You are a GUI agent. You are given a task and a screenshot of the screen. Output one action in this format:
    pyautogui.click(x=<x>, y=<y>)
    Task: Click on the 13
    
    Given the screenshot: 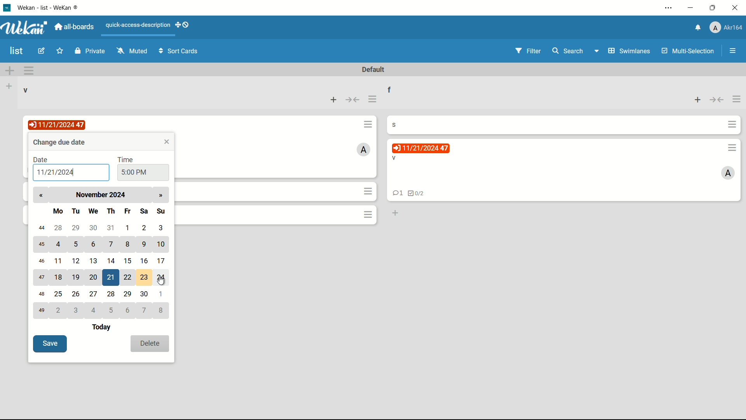 What is the action you would take?
    pyautogui.click(x=95, y=261)
    